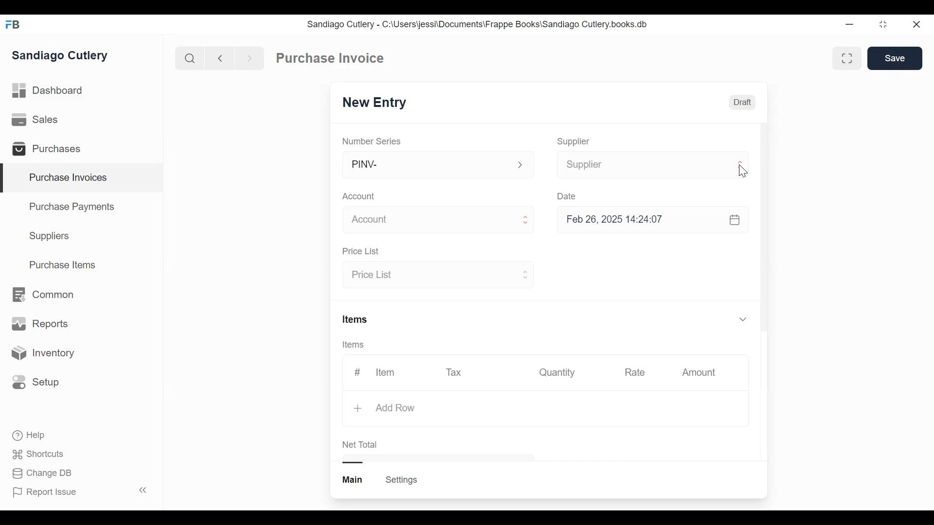  I want to click on Price List, so click(429, 276).